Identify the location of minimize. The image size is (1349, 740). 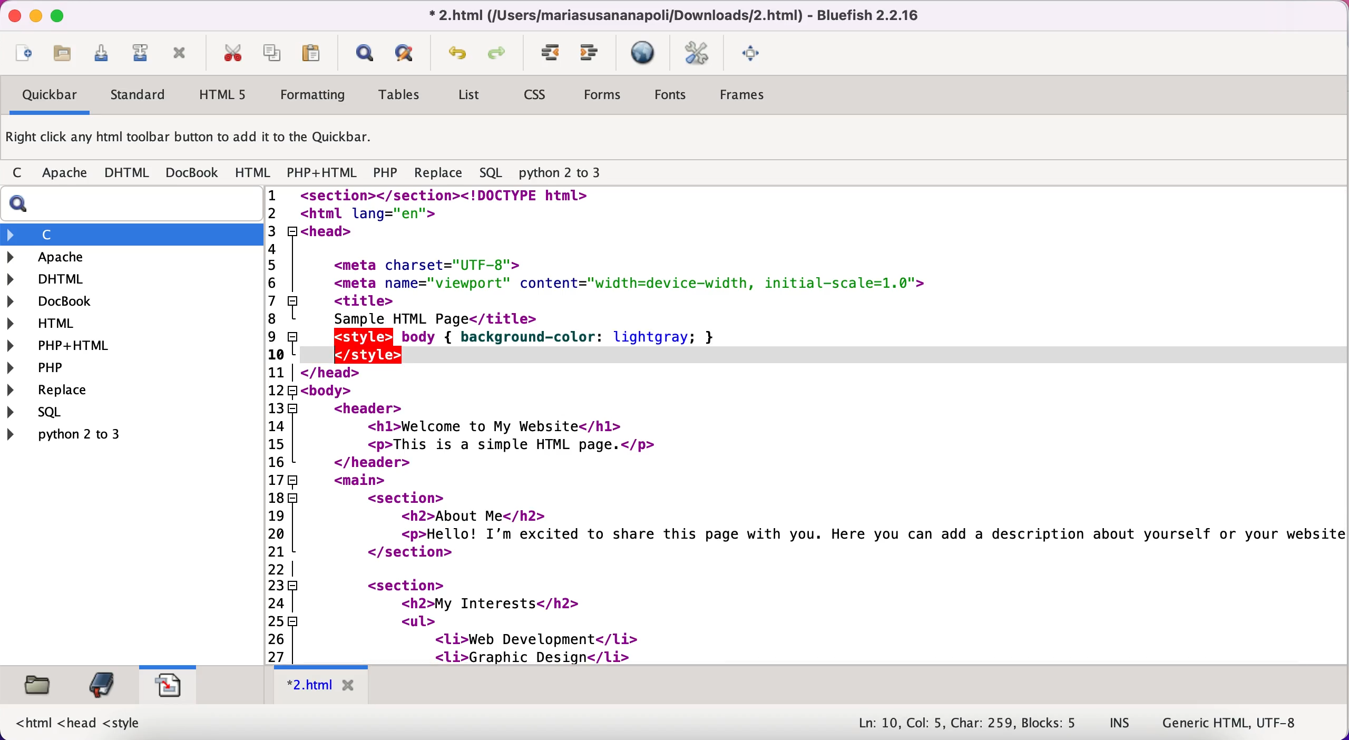
(35, 16).